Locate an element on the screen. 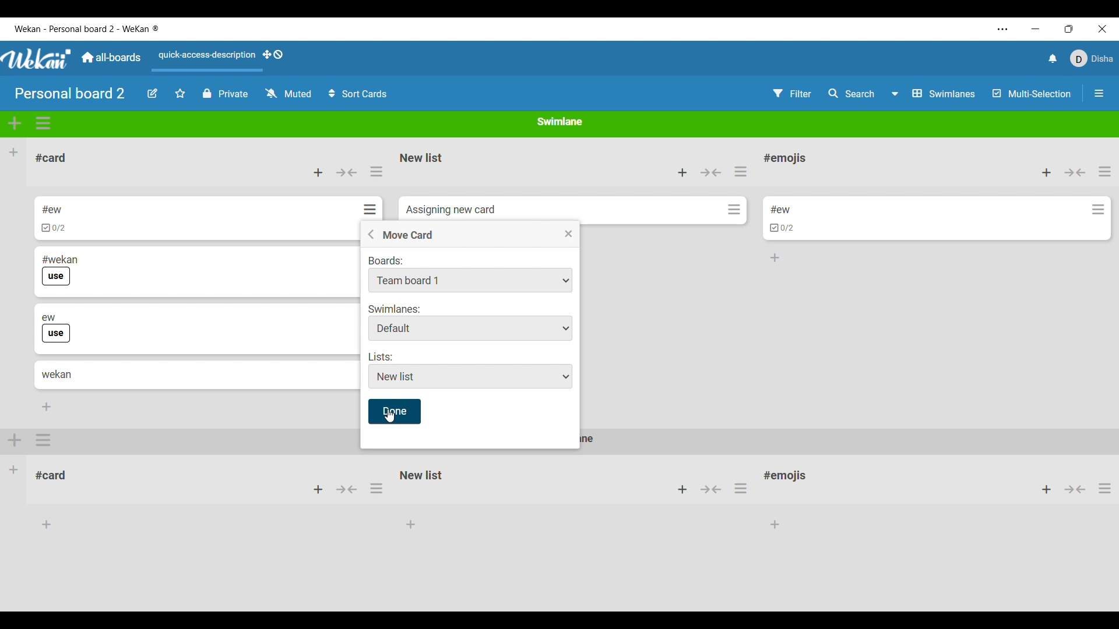  options is located at coordinates (45, 440).